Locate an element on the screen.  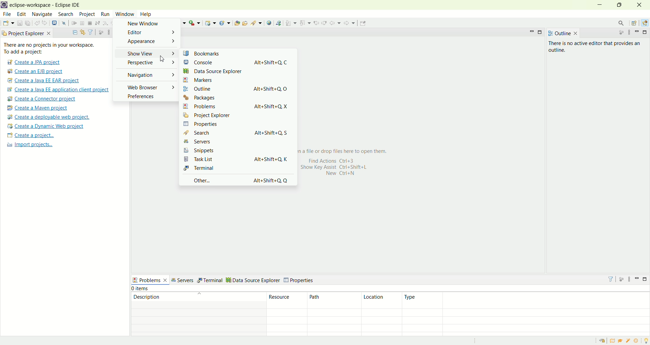
minimize is located at coordinates (531, 32).